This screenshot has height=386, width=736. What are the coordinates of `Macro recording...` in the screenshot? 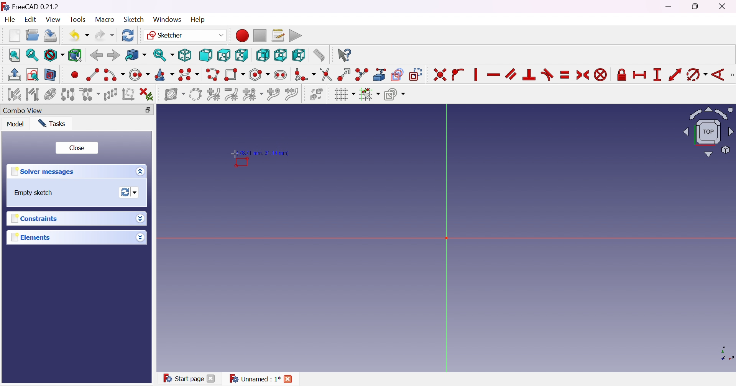 It's located at (241, 35).